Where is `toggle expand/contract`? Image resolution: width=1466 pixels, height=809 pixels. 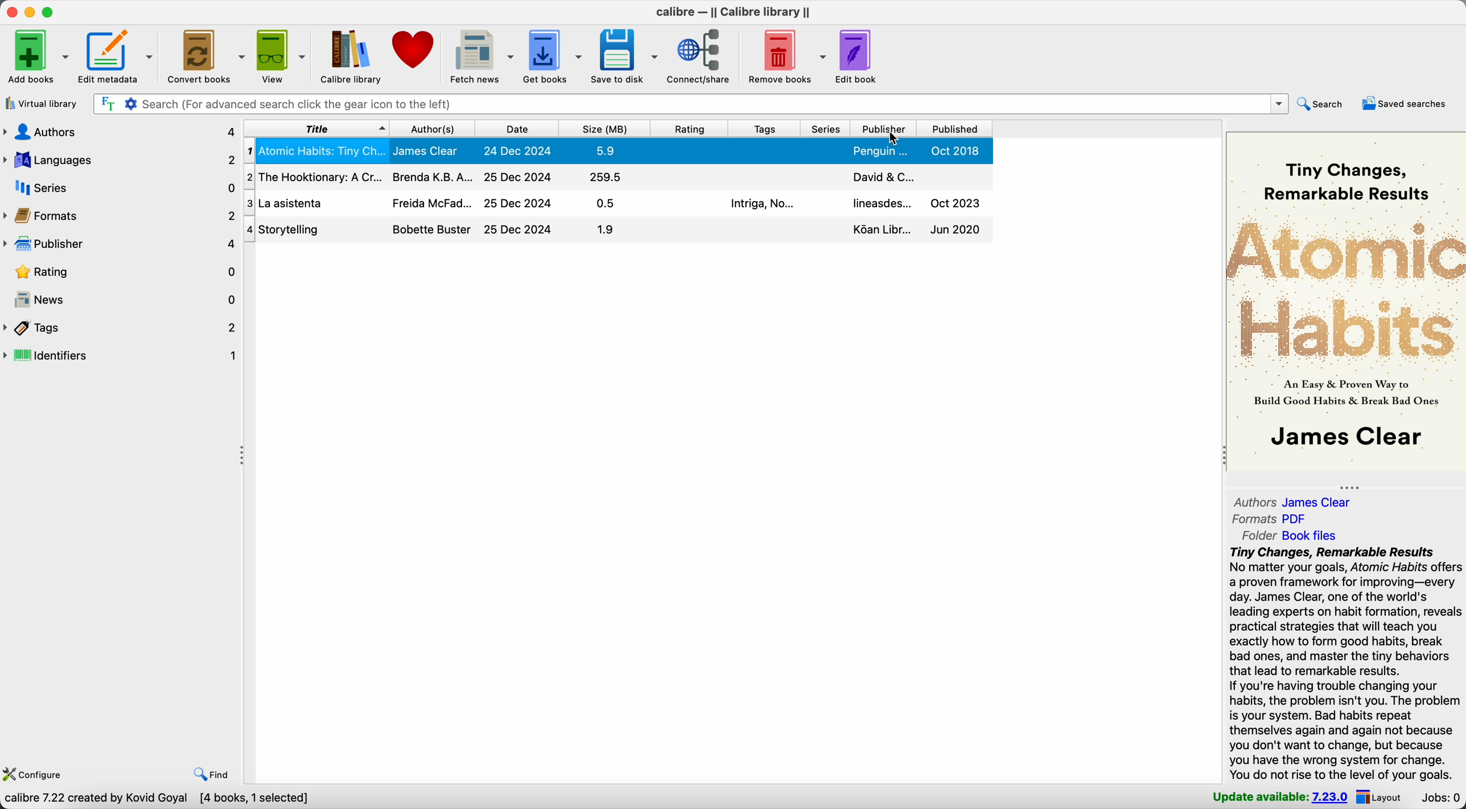
toggle expand/contract is located at coordinates (1348, 487).